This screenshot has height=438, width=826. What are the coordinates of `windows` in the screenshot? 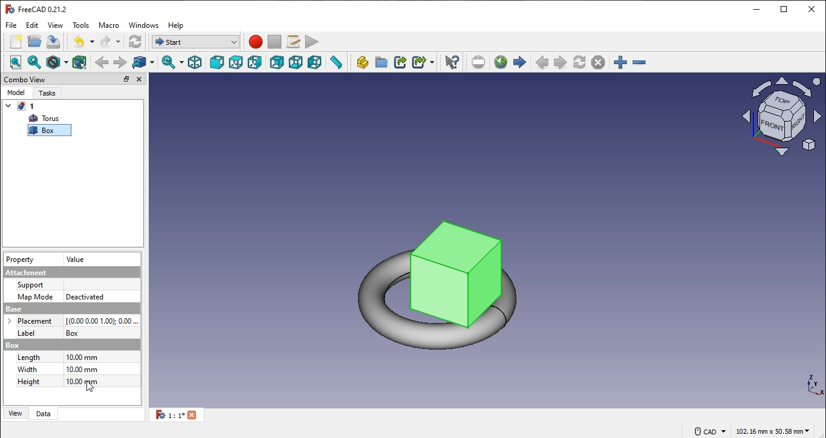 It's located at (145, 26).